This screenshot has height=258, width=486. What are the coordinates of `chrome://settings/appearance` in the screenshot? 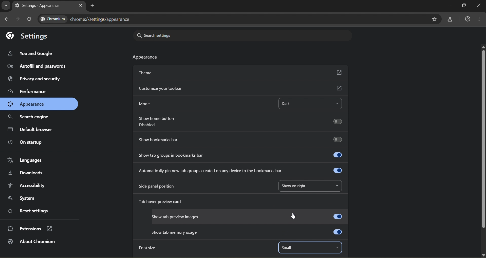 It's located at (85, 19).